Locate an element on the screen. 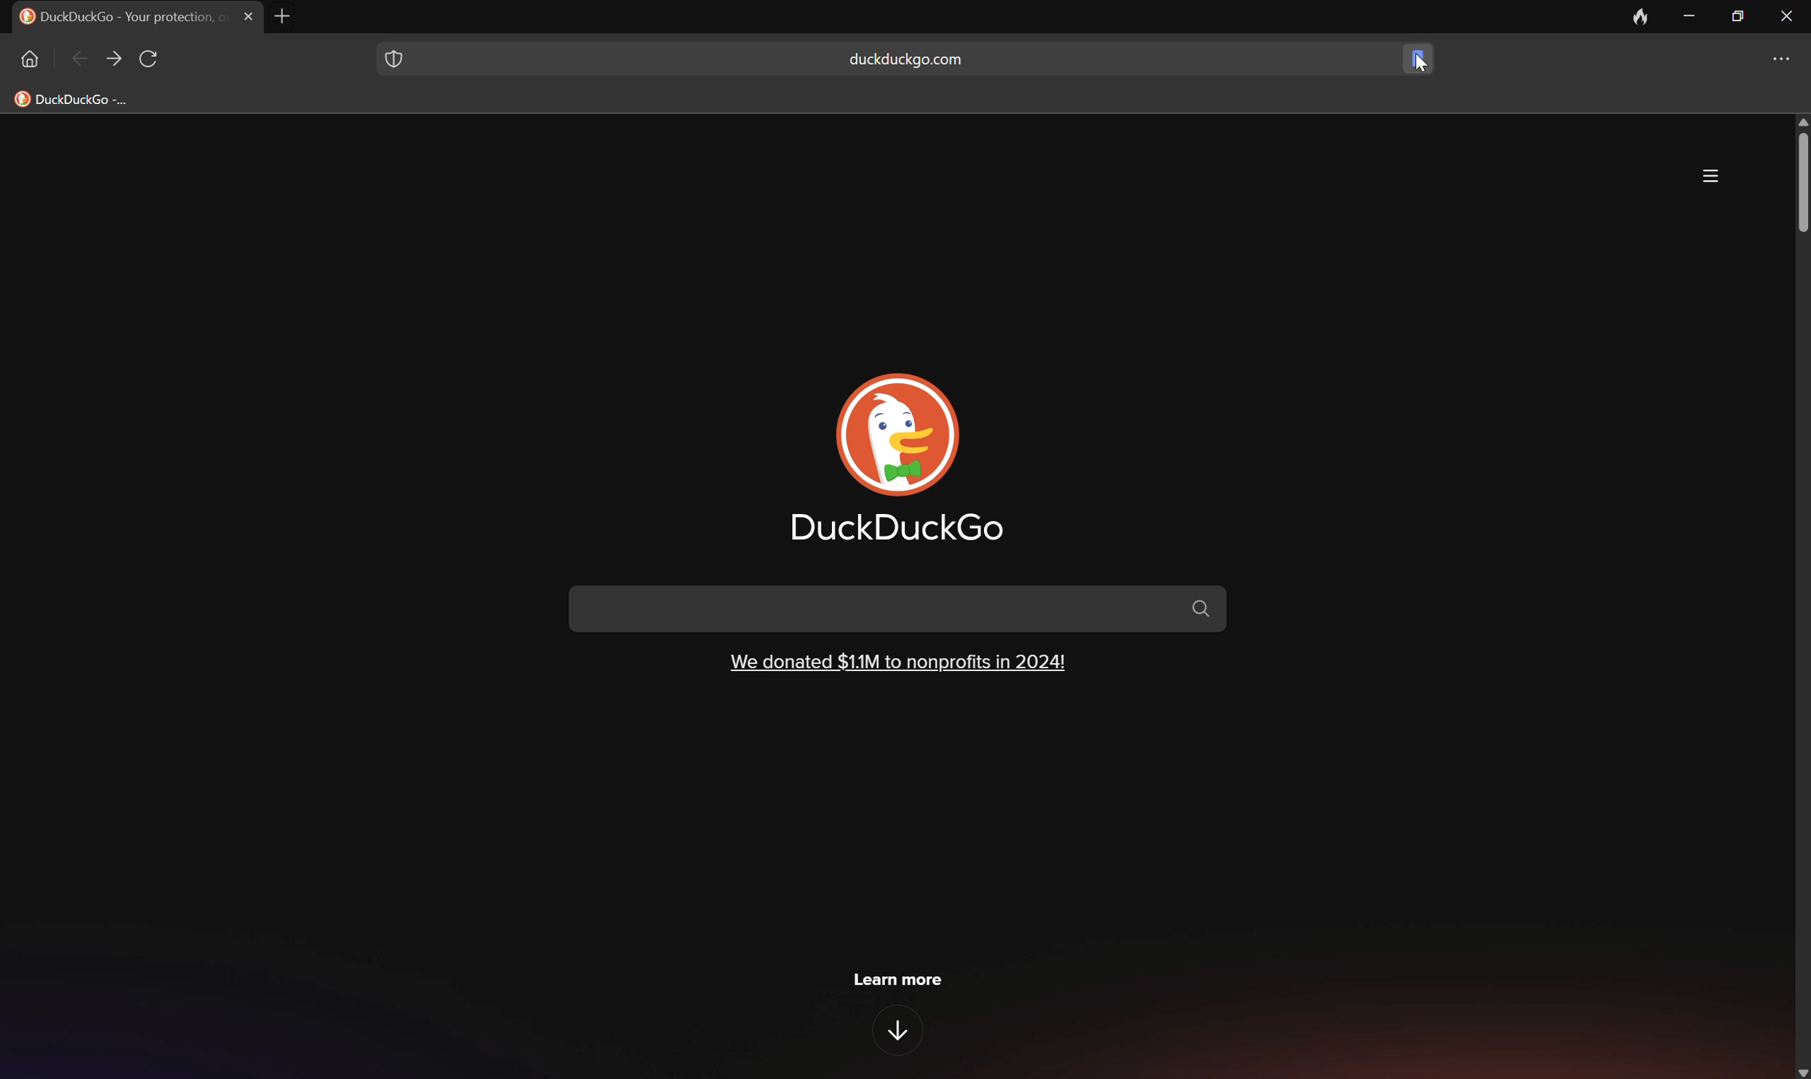 The height and width of the screenshot is (1079, 1811). duckduckgo.com is located at coordinates (905, 60).